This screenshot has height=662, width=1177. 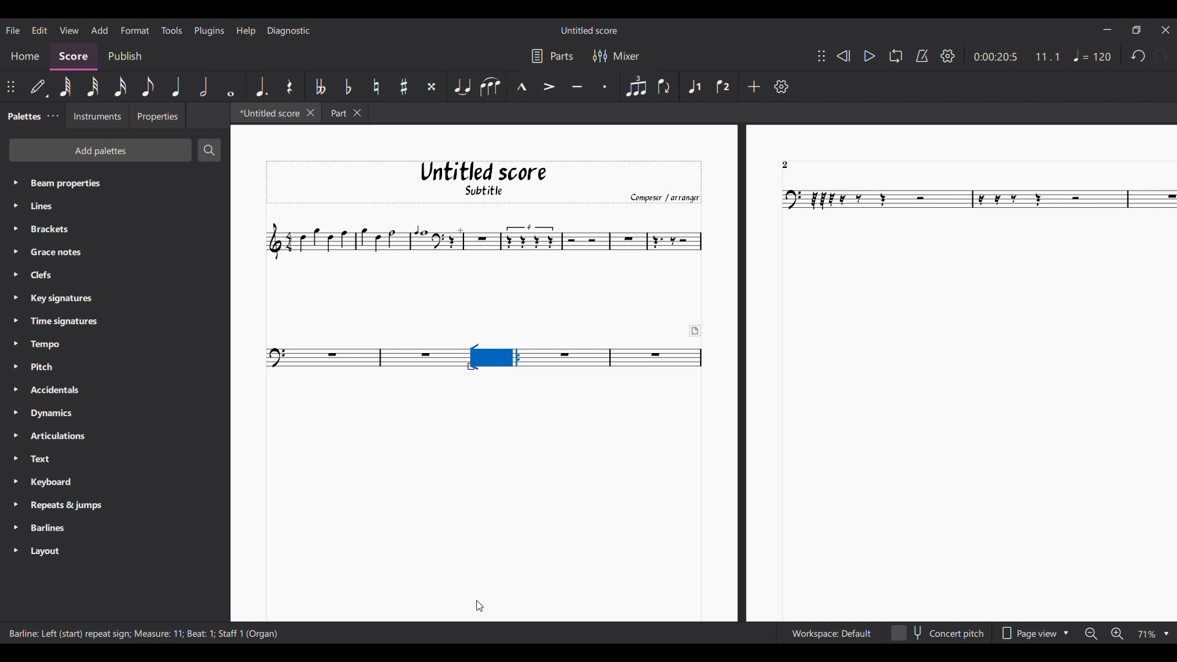 What do you see at coordinates (1165, 29) in the screenshot?
I see `Close interface` at bounding box center [1165, 29].